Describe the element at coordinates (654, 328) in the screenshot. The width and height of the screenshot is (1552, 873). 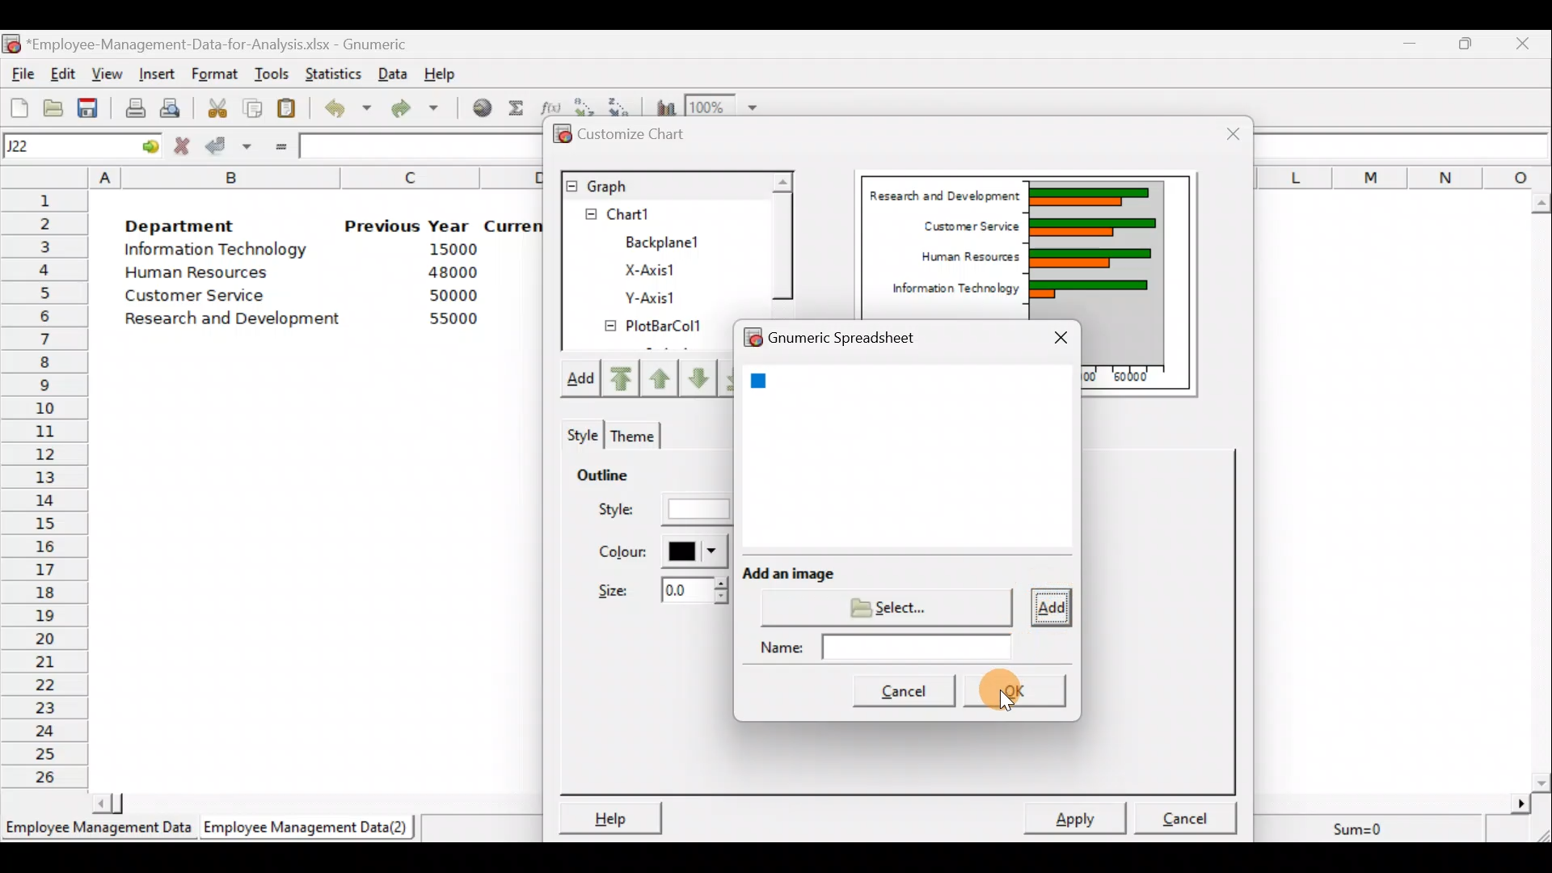
I see `PlotBarCol1` at that location.